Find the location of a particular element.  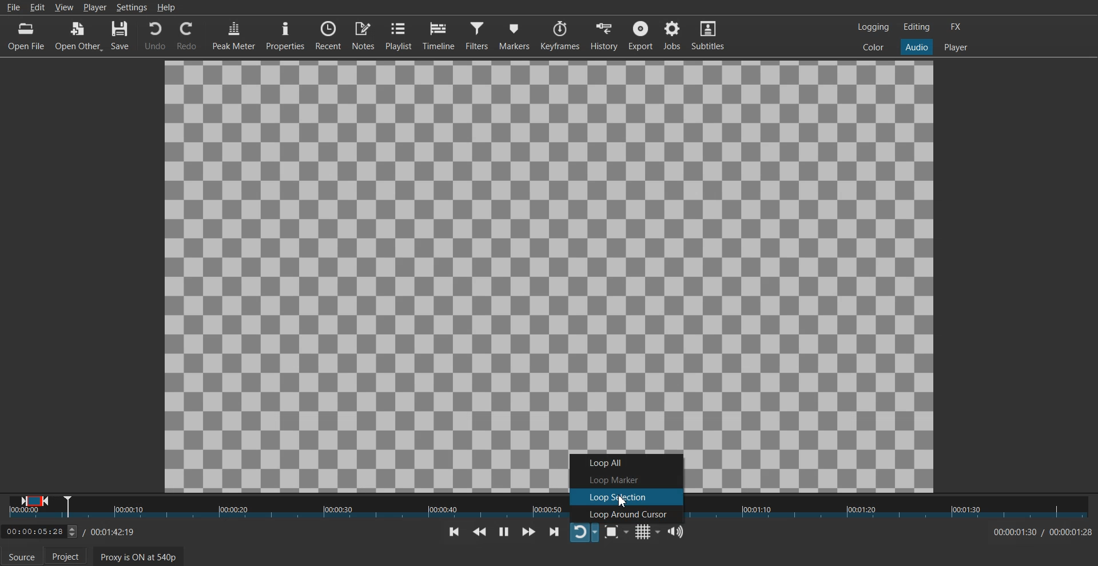

Audio is located at coordinates (917, 47).